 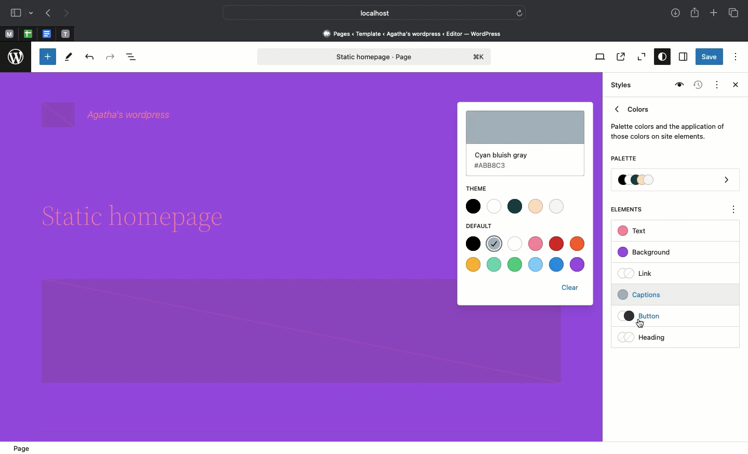 I want to click on wordpress name, so click(x=109, y=114).